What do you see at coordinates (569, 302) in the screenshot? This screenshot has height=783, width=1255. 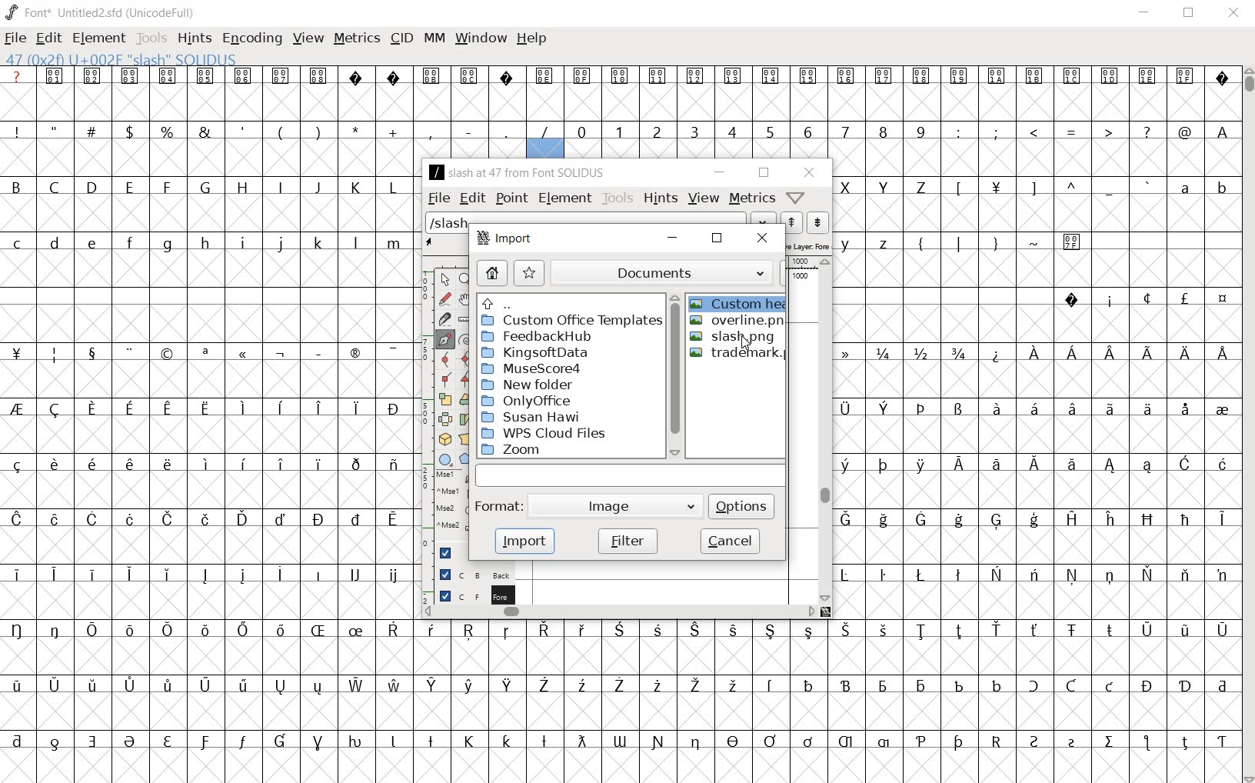 I see `up directories` at bounding box center [569, 302].